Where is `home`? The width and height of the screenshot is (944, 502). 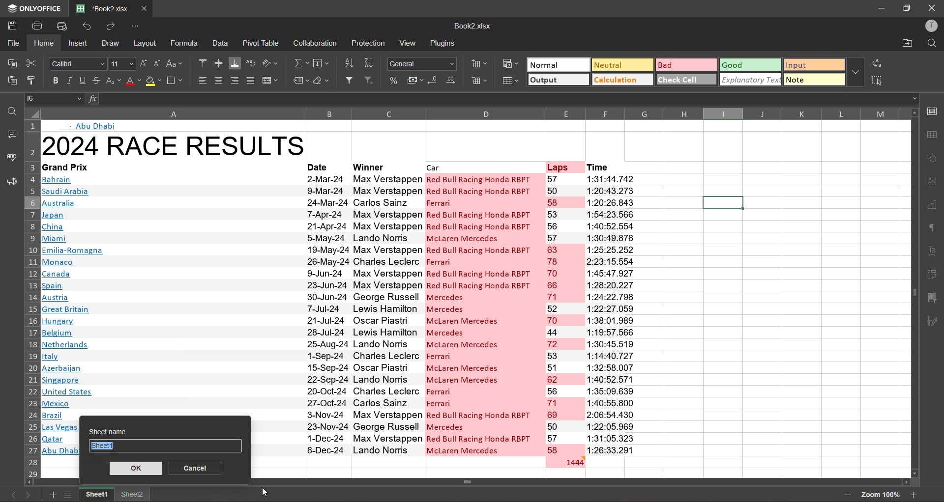 home is located at coordinates (43, 43).